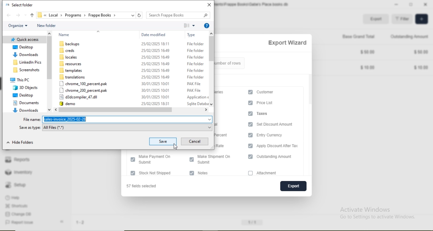 This screenshot has width=433, height=231. I want to click on 25/02/2025 16:49, so click(155, 50).